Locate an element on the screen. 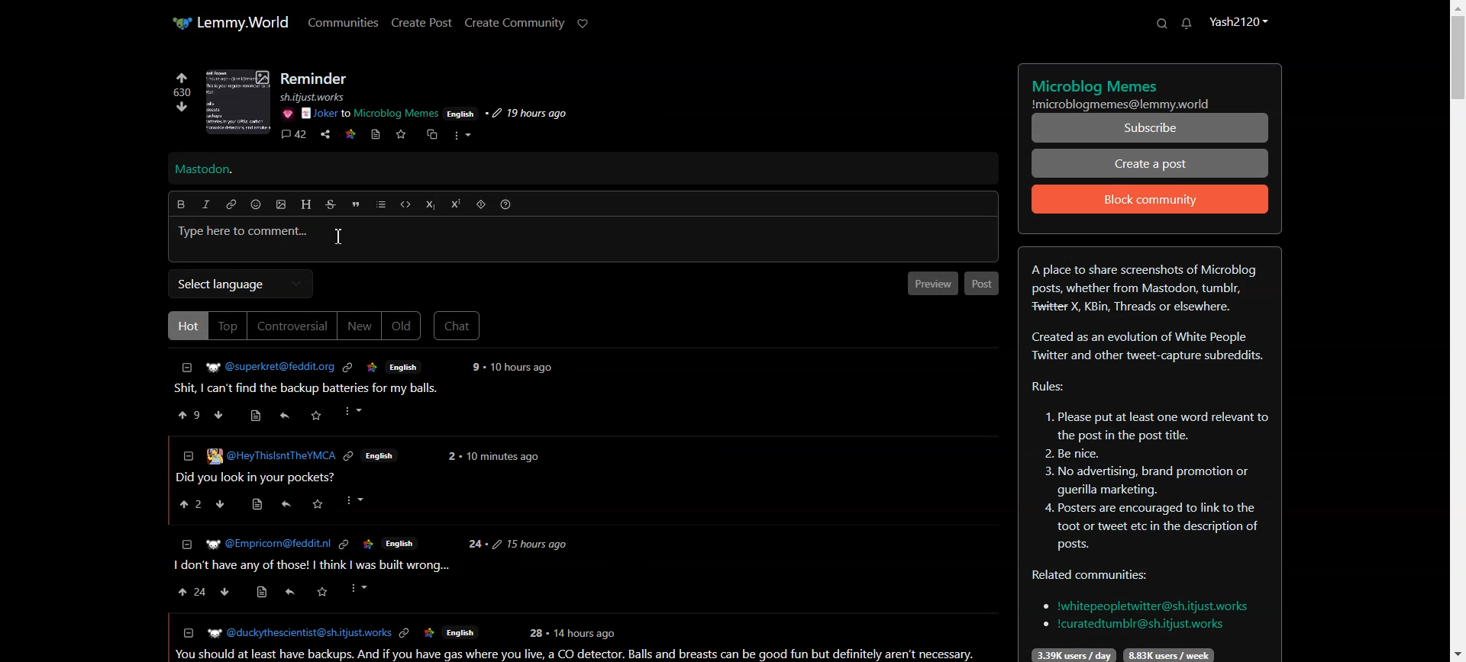 The image size is (1466, 662).  is located at coordinates (350, 458).